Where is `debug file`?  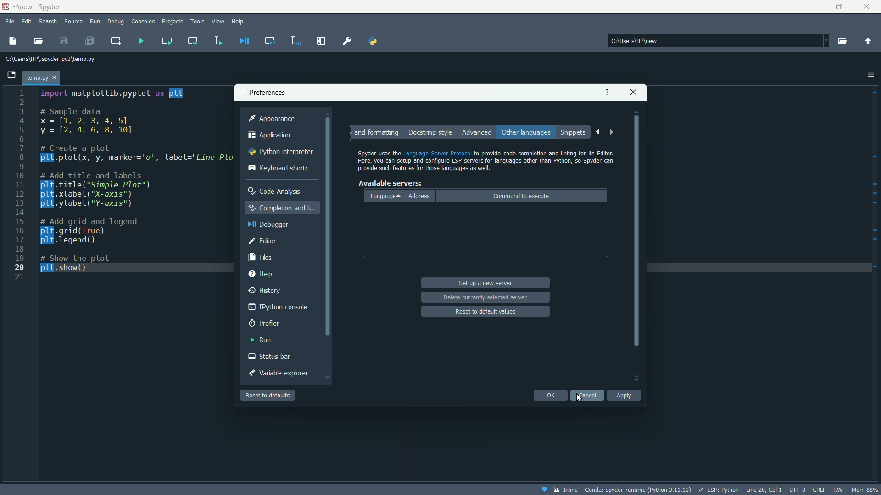 debug file is located at coordinates (245, 40).